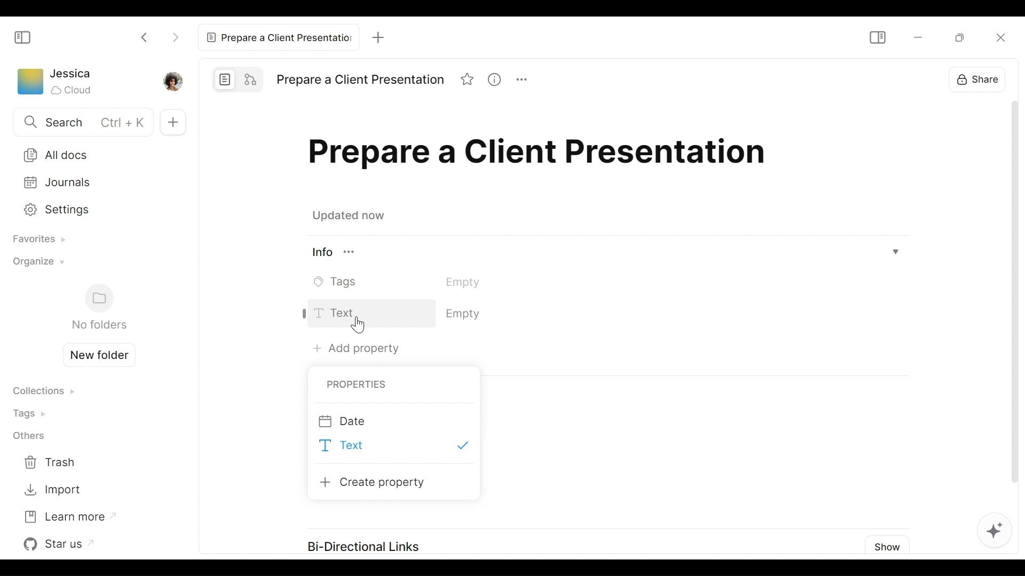 Image resolution: width=1025 pixels, height=576 pixels. I want to click on Click to go Forward, so click(175, 35).